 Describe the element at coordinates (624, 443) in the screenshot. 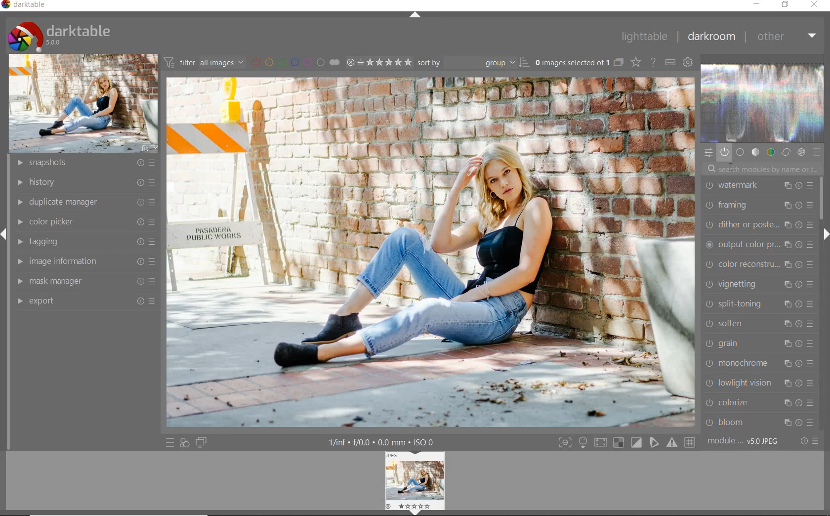

I see `toggle modes` at that location.